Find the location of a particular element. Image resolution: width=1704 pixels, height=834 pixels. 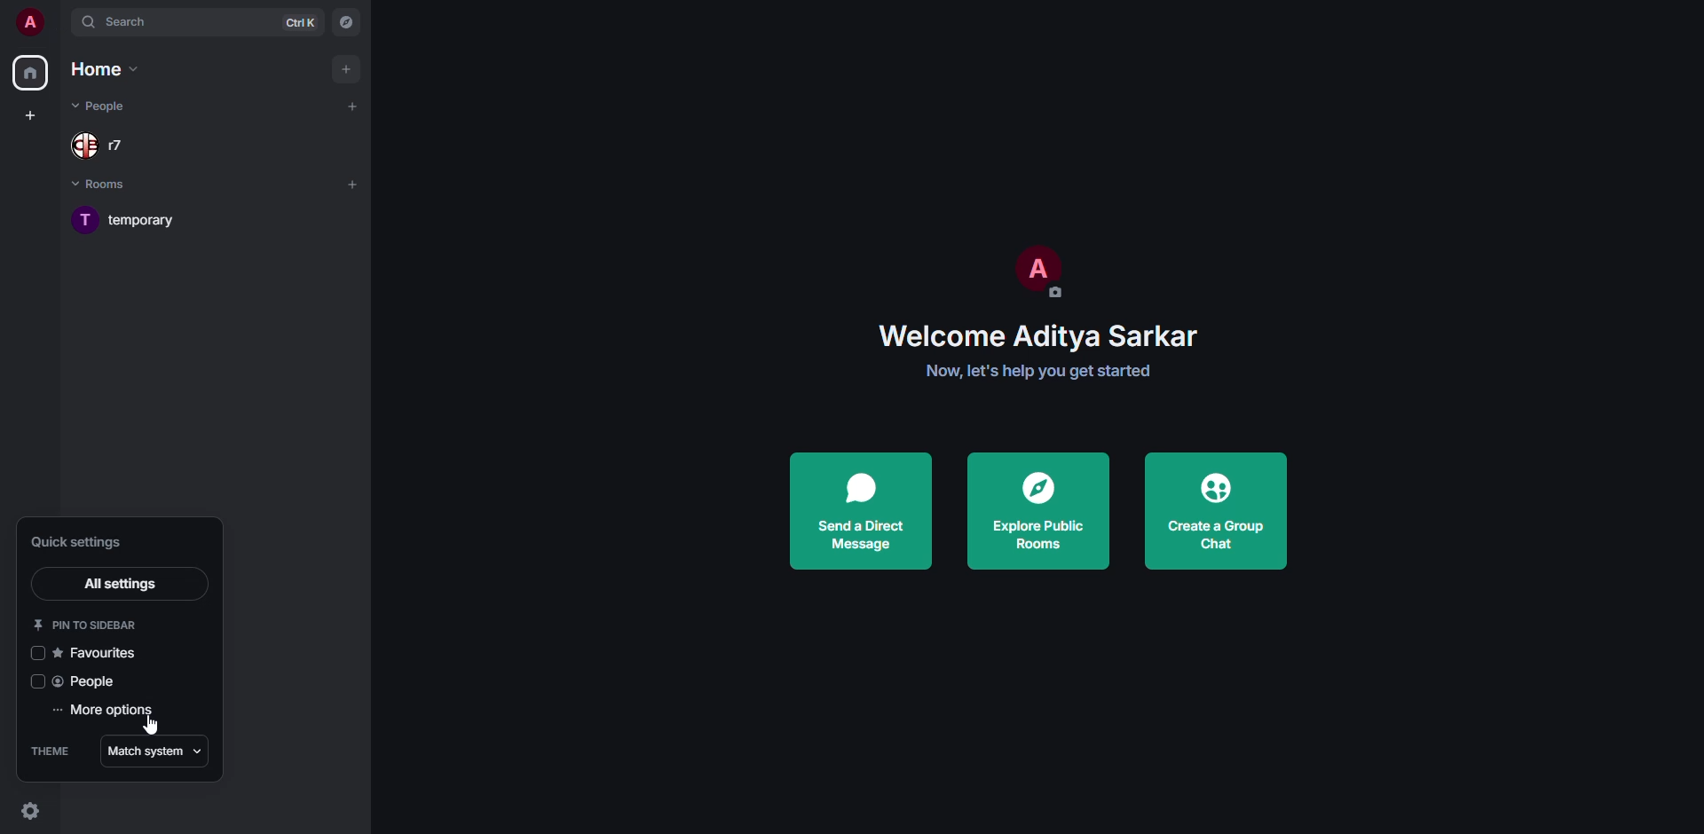

cursor is located at coordinates (151, 723).